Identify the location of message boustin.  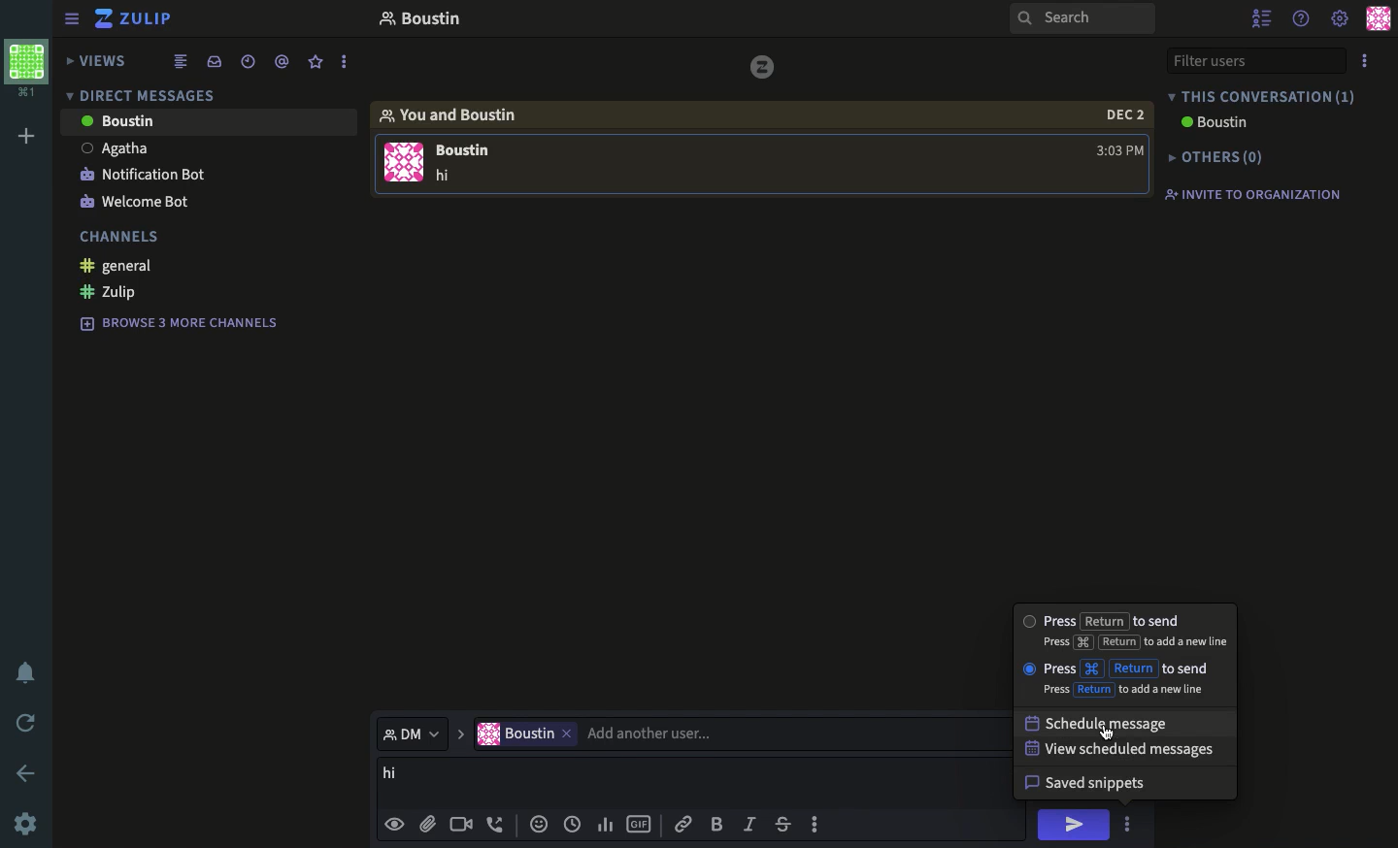
(681, 783).